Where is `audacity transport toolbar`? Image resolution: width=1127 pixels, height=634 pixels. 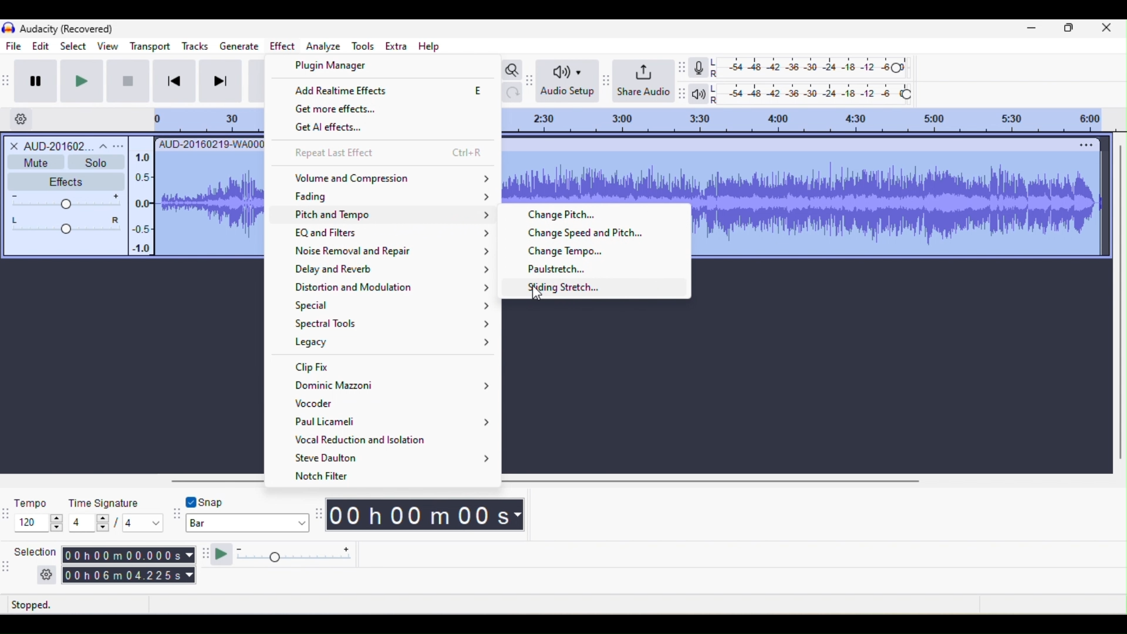 audacity transport toolbar is located at coordinates (7, 80).